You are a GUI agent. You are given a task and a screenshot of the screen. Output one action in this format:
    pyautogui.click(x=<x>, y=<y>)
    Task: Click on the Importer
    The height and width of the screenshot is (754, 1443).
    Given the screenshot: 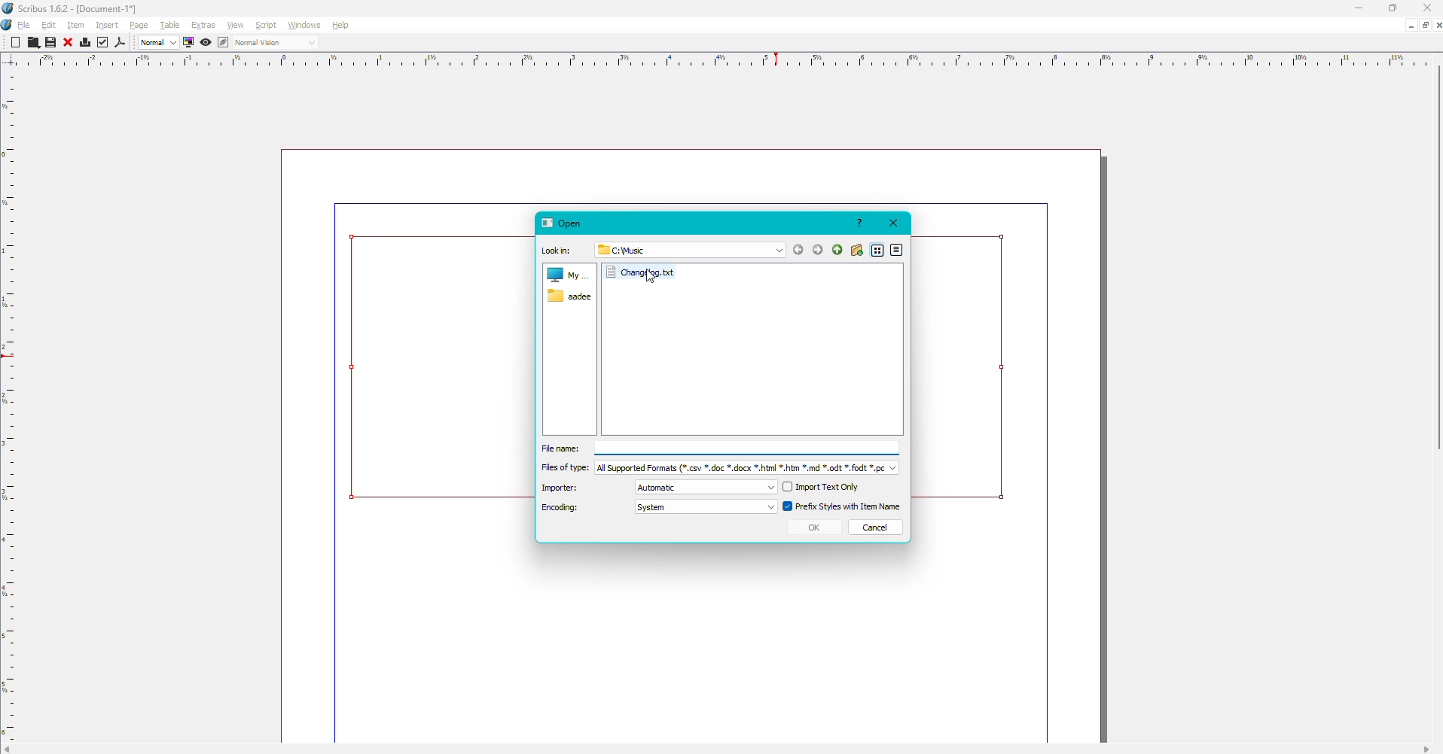 What is the action you would take?
    pyautogui.click(x=658, y=488)
    